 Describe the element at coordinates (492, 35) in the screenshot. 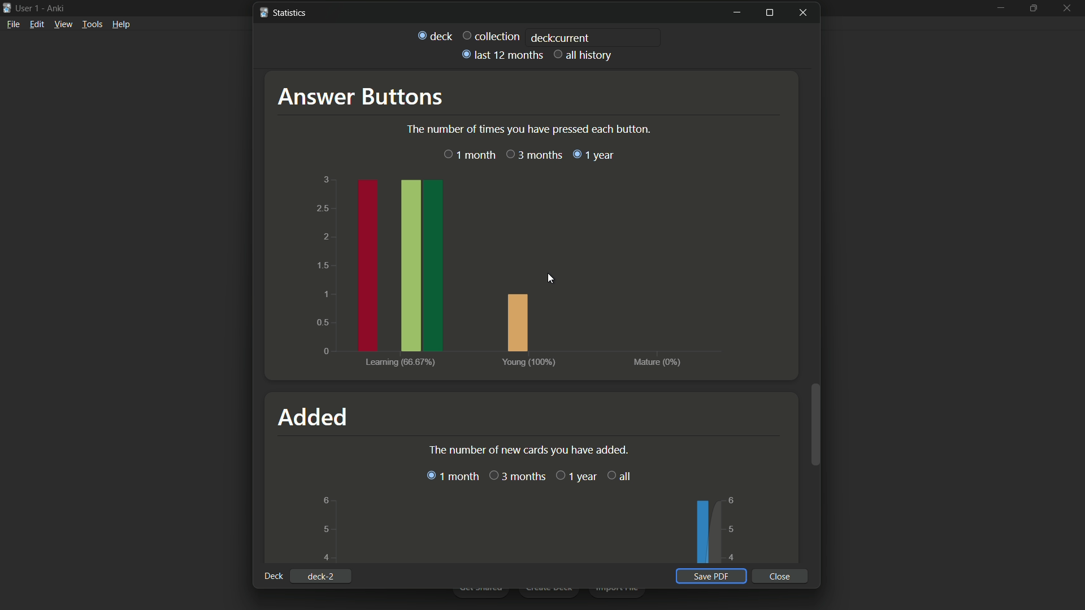

I see `Collection deck current` at that location.